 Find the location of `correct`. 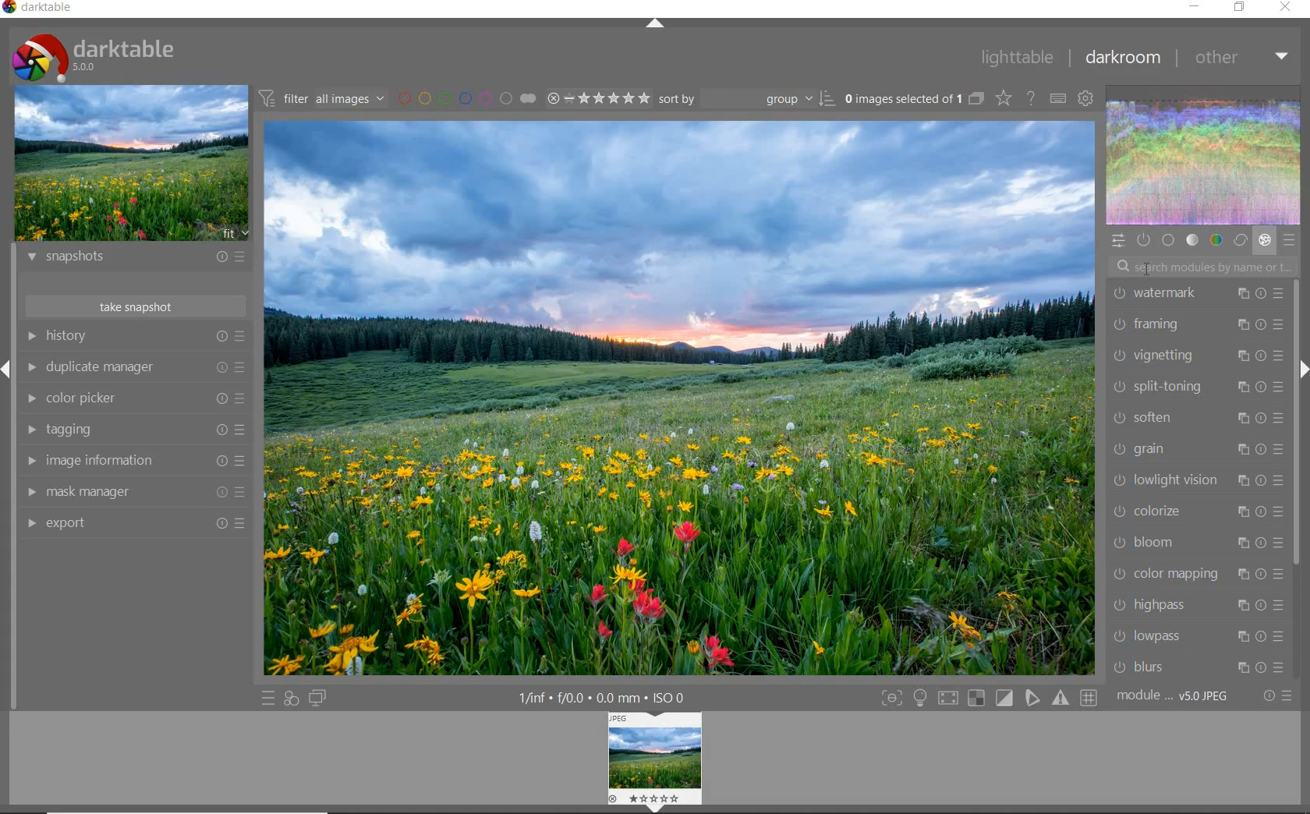

correct is located at coordinates (1241, 241).